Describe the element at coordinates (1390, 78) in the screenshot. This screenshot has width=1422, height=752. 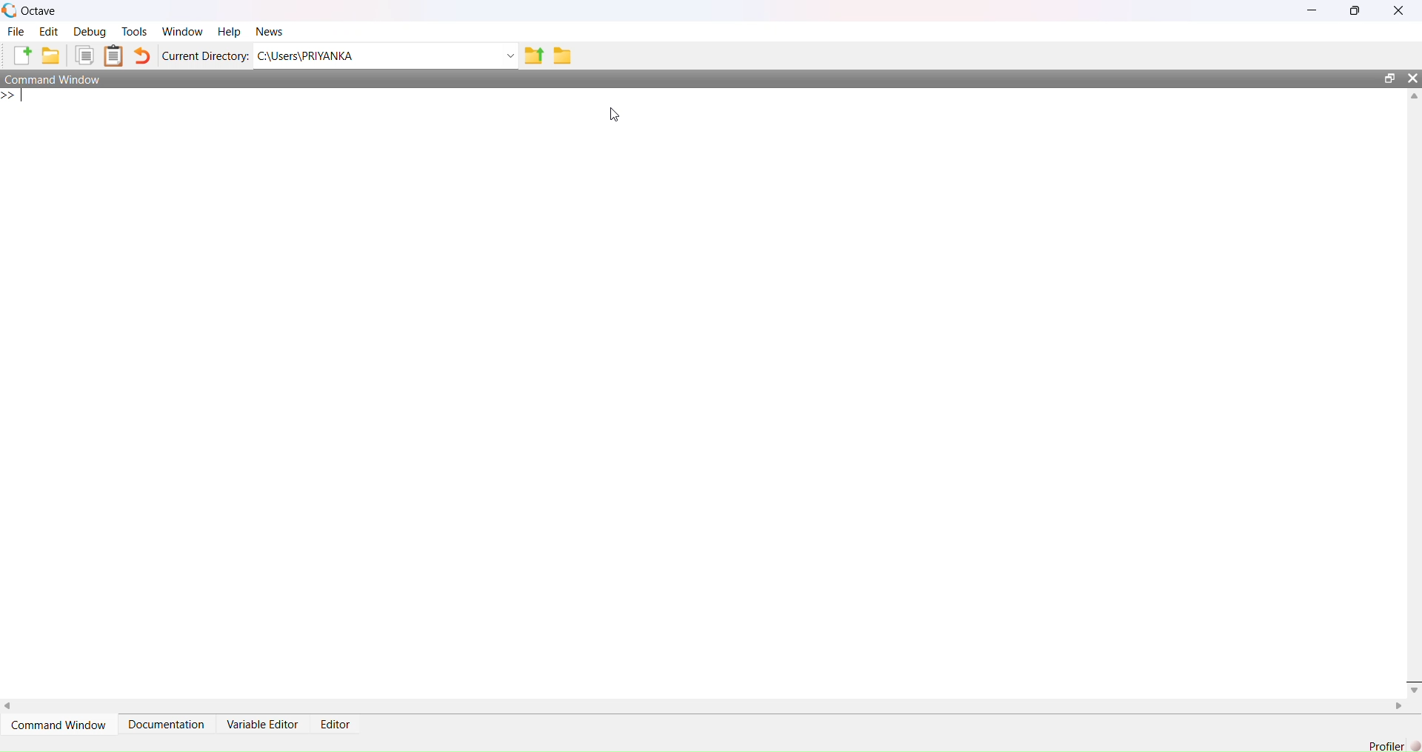
I see `maximize` at that location.